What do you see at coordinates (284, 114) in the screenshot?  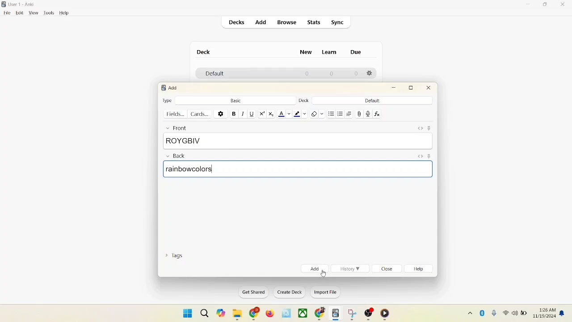 I see `text color` at bounding box center [284, 114].